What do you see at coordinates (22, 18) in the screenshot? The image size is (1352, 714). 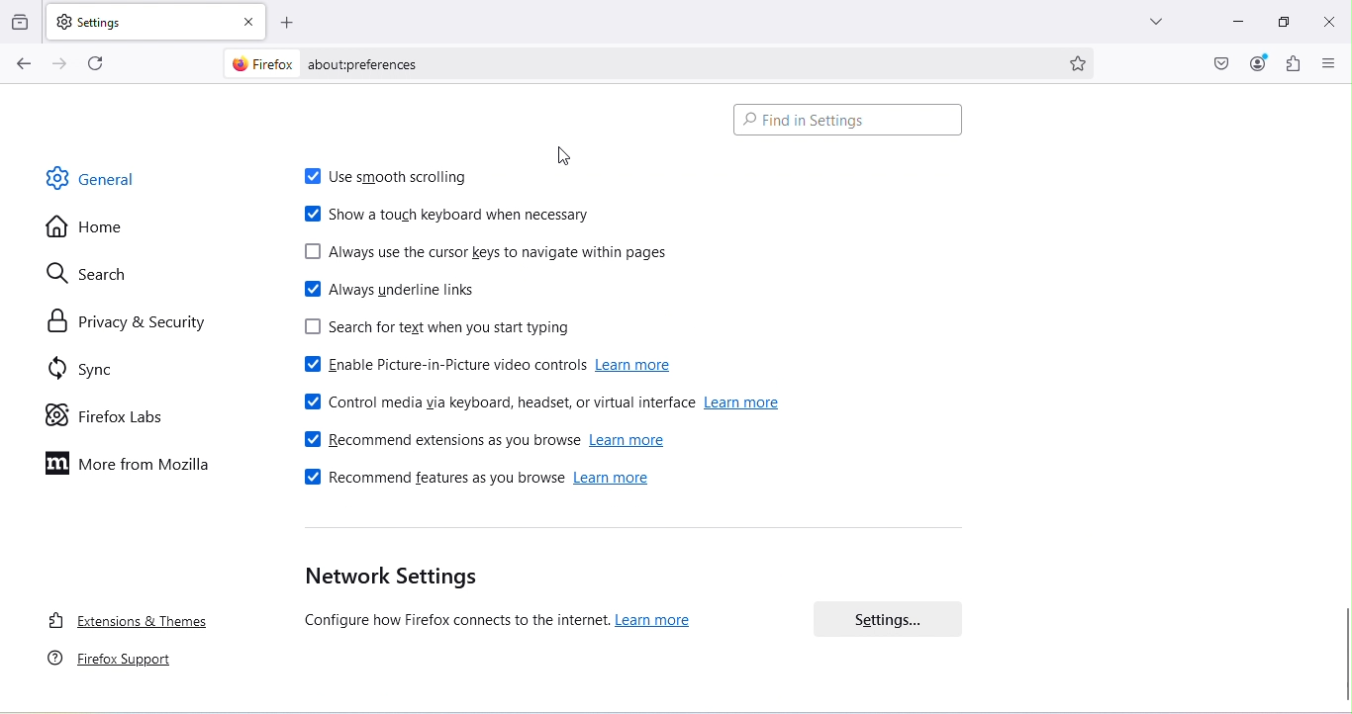 I see `View recent browsing across windows and devices` at bounding box center [22, 18].